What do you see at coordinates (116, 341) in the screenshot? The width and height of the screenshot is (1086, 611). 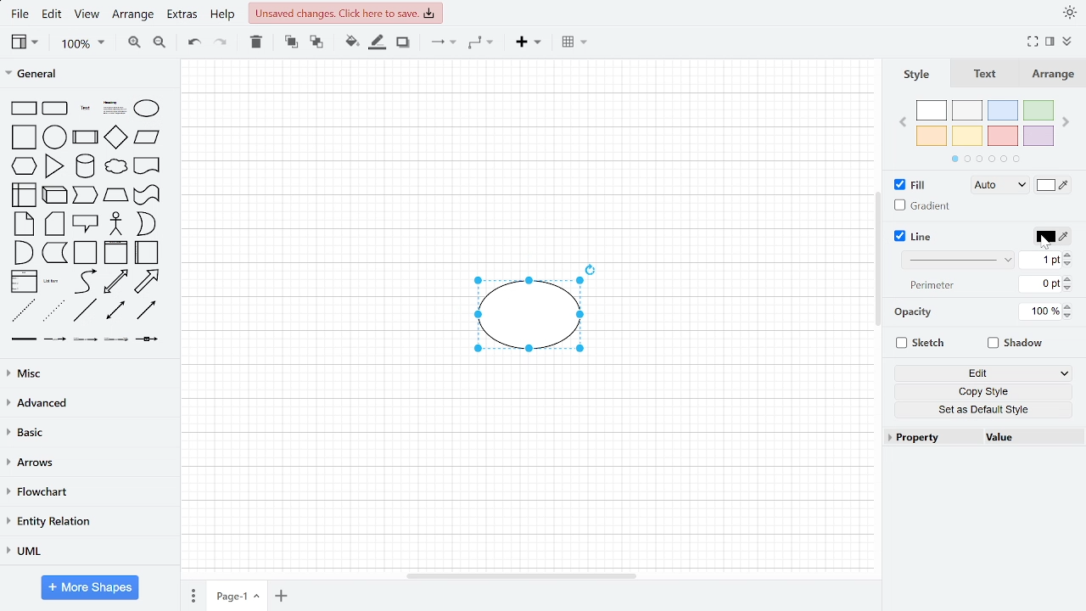 I see `connector with 3 label` at bounding box center [116, 341].